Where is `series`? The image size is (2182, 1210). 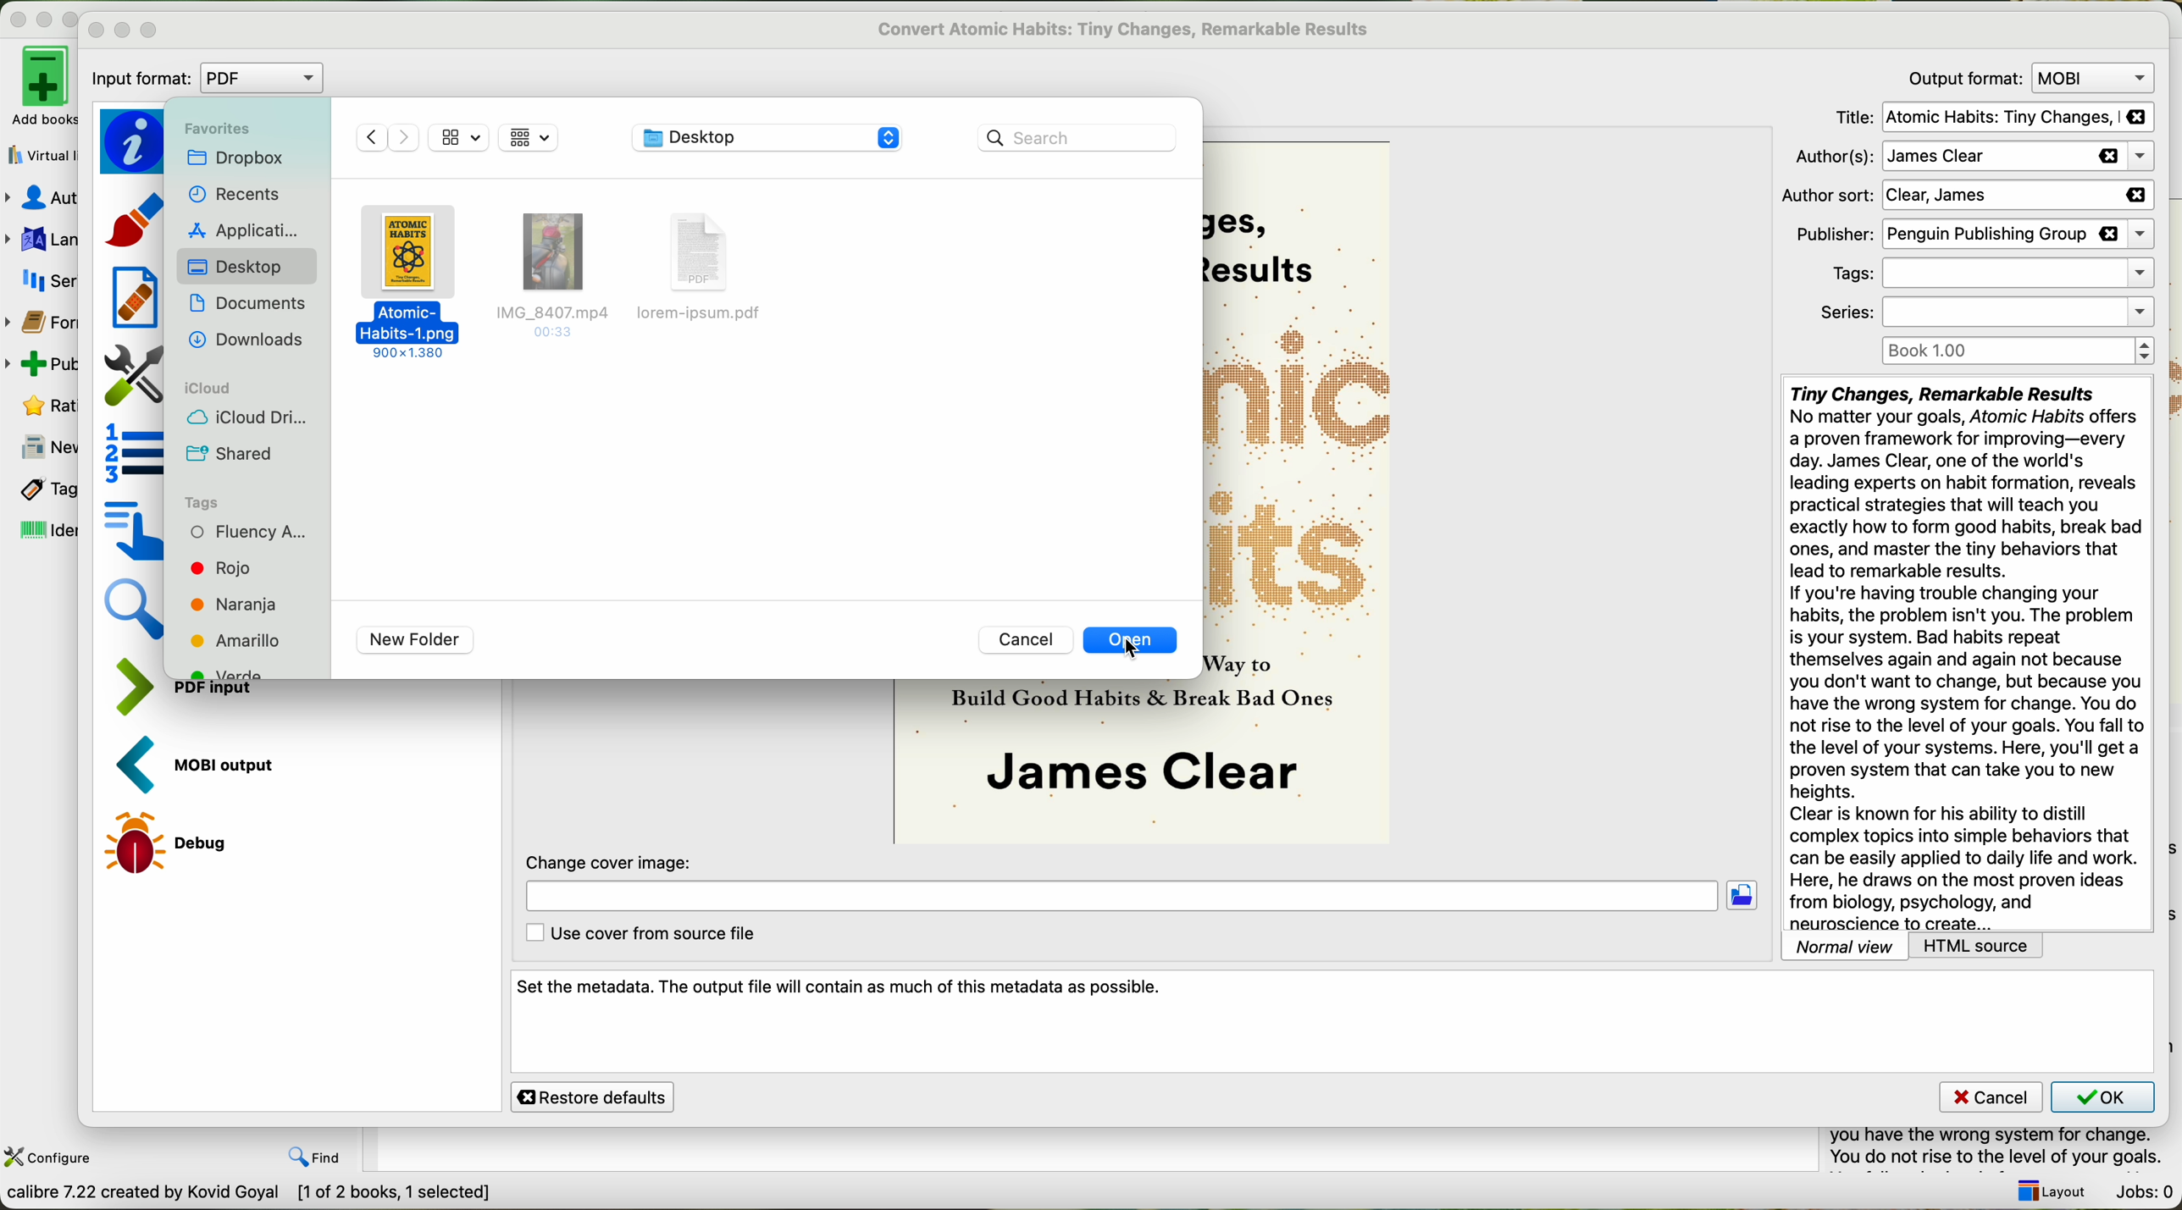 series is located at coordinates (1987, 313).